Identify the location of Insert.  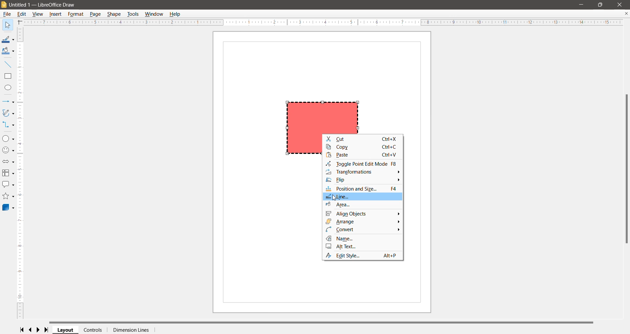
(56, 14).